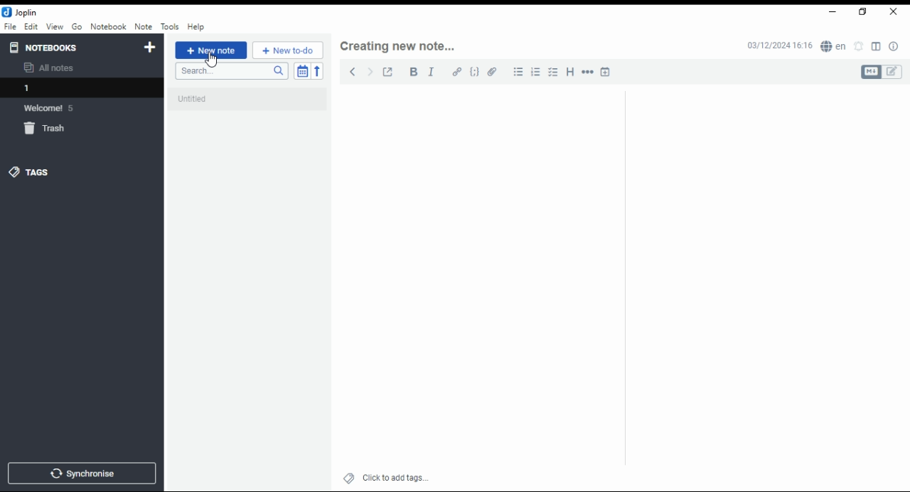 Image resolution: width=910 pixels, height=492 pixels. What do you see at coordinates (31, 26) in the screenshot?
I see `edit` at bounding box center [31, 26].